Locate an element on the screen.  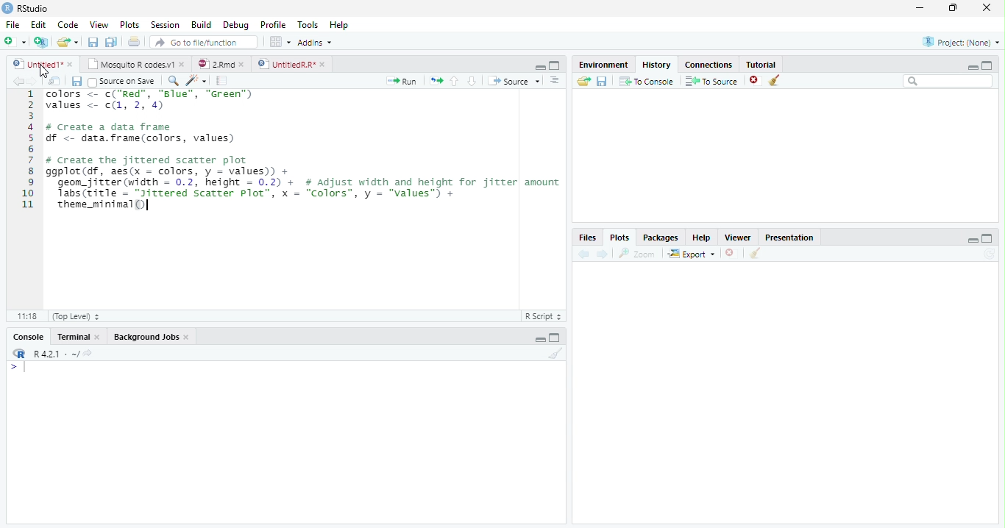
Workspace panes is located at coordinates (280, 43).